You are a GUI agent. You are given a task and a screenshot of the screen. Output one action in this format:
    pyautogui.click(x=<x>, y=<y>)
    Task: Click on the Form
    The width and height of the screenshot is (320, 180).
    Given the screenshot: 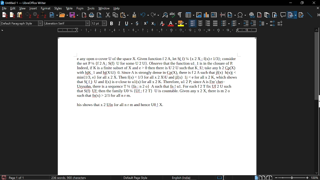 What is the action you would take?
    pyautogui.click(x=80, y=8)
    